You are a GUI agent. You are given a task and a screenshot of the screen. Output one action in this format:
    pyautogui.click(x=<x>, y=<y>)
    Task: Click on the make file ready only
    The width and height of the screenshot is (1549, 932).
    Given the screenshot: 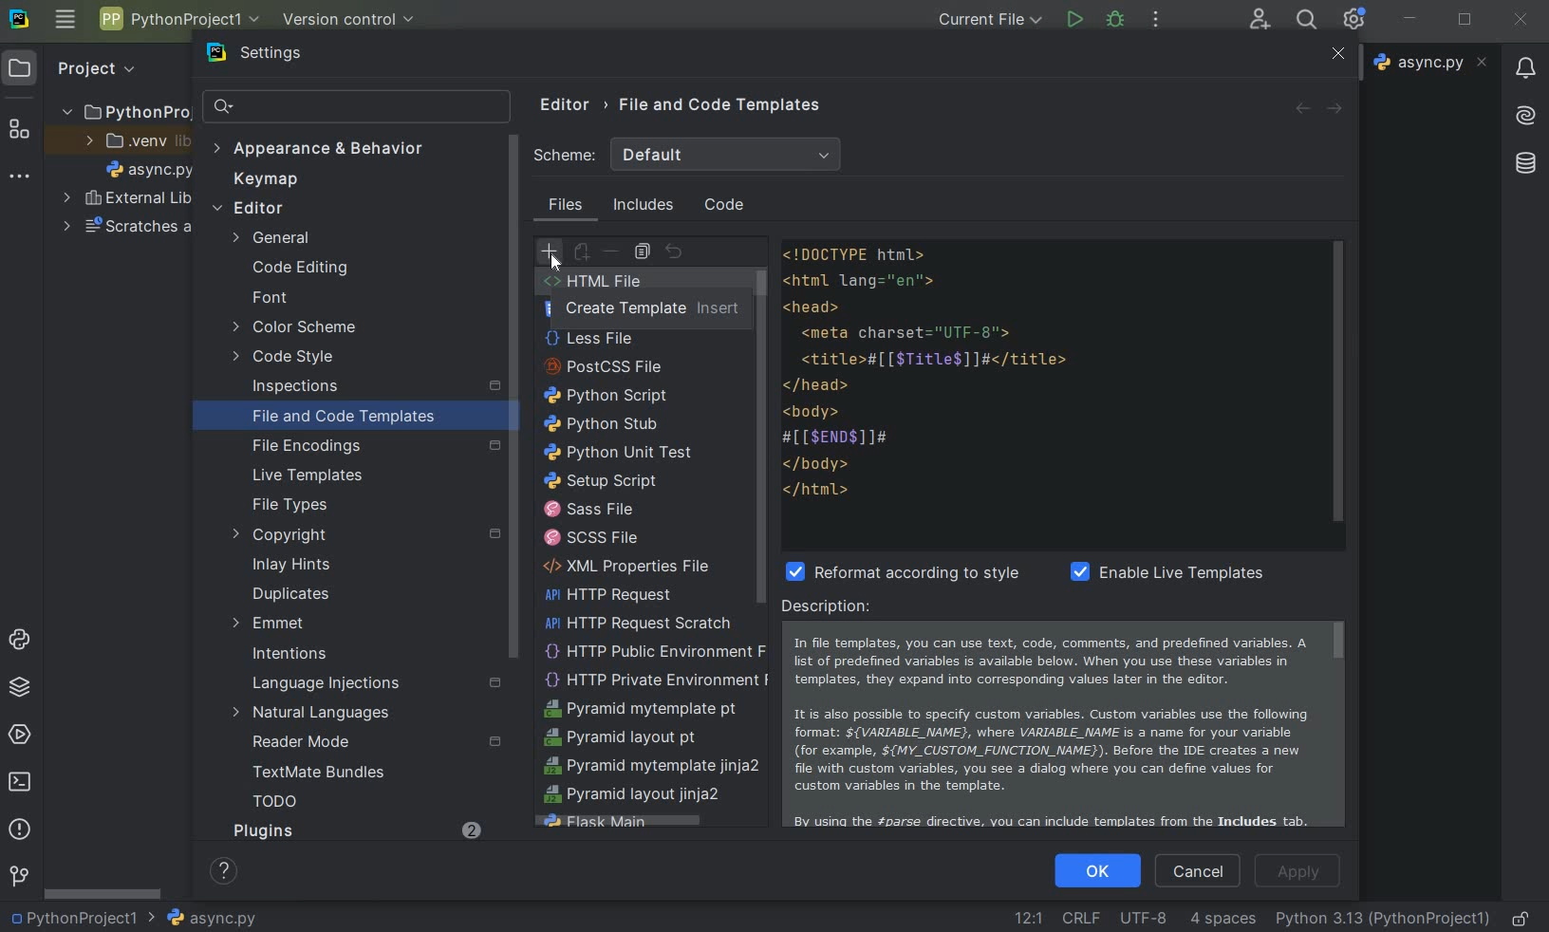 What is the action you would take?
    pyautogui.click(x=1522, y=916)
    